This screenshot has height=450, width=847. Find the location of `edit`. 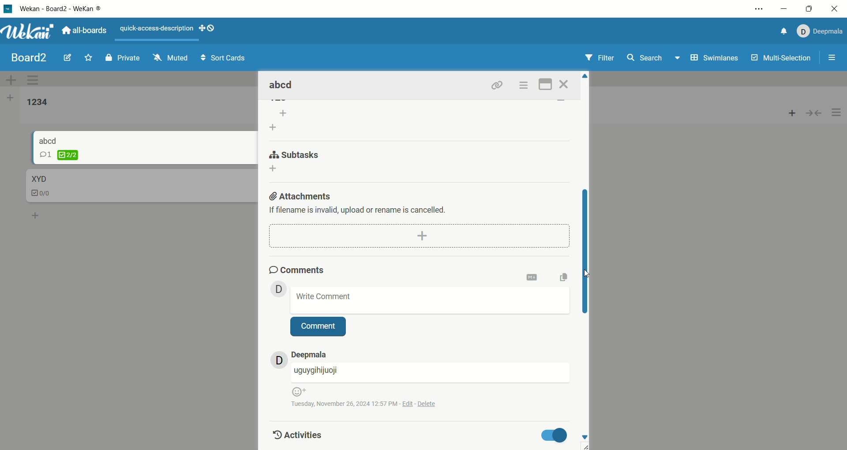

edit is located at coordinates (67, 56).